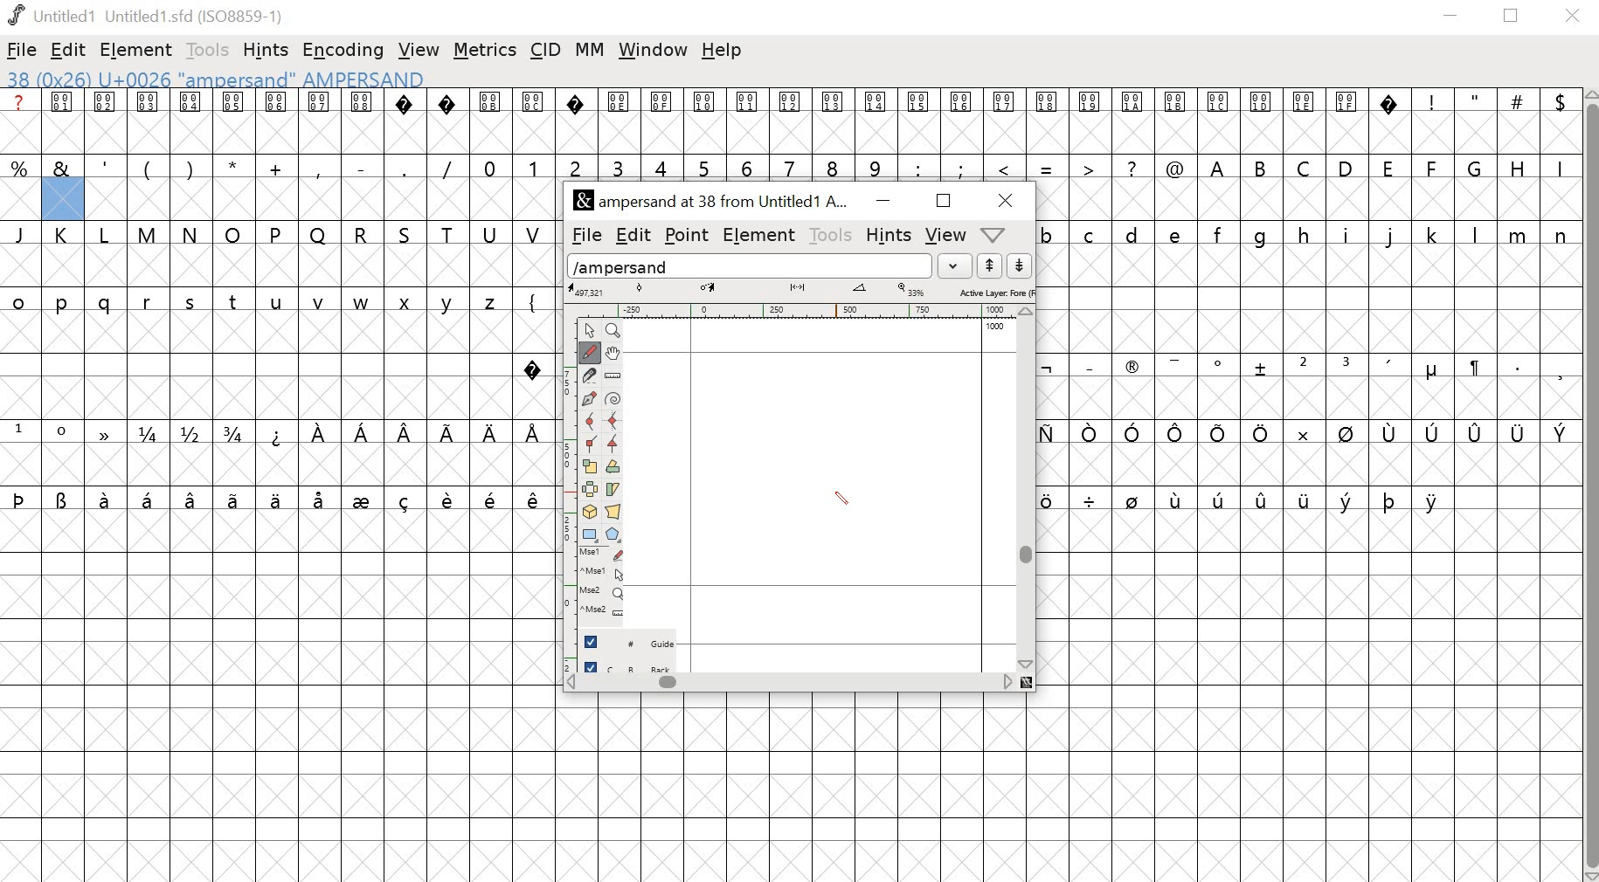 The image size is (1599, 882). What do you see at coordinates (362, 304) in the screenshot?
I see `w` at bounding box center [362, 304].